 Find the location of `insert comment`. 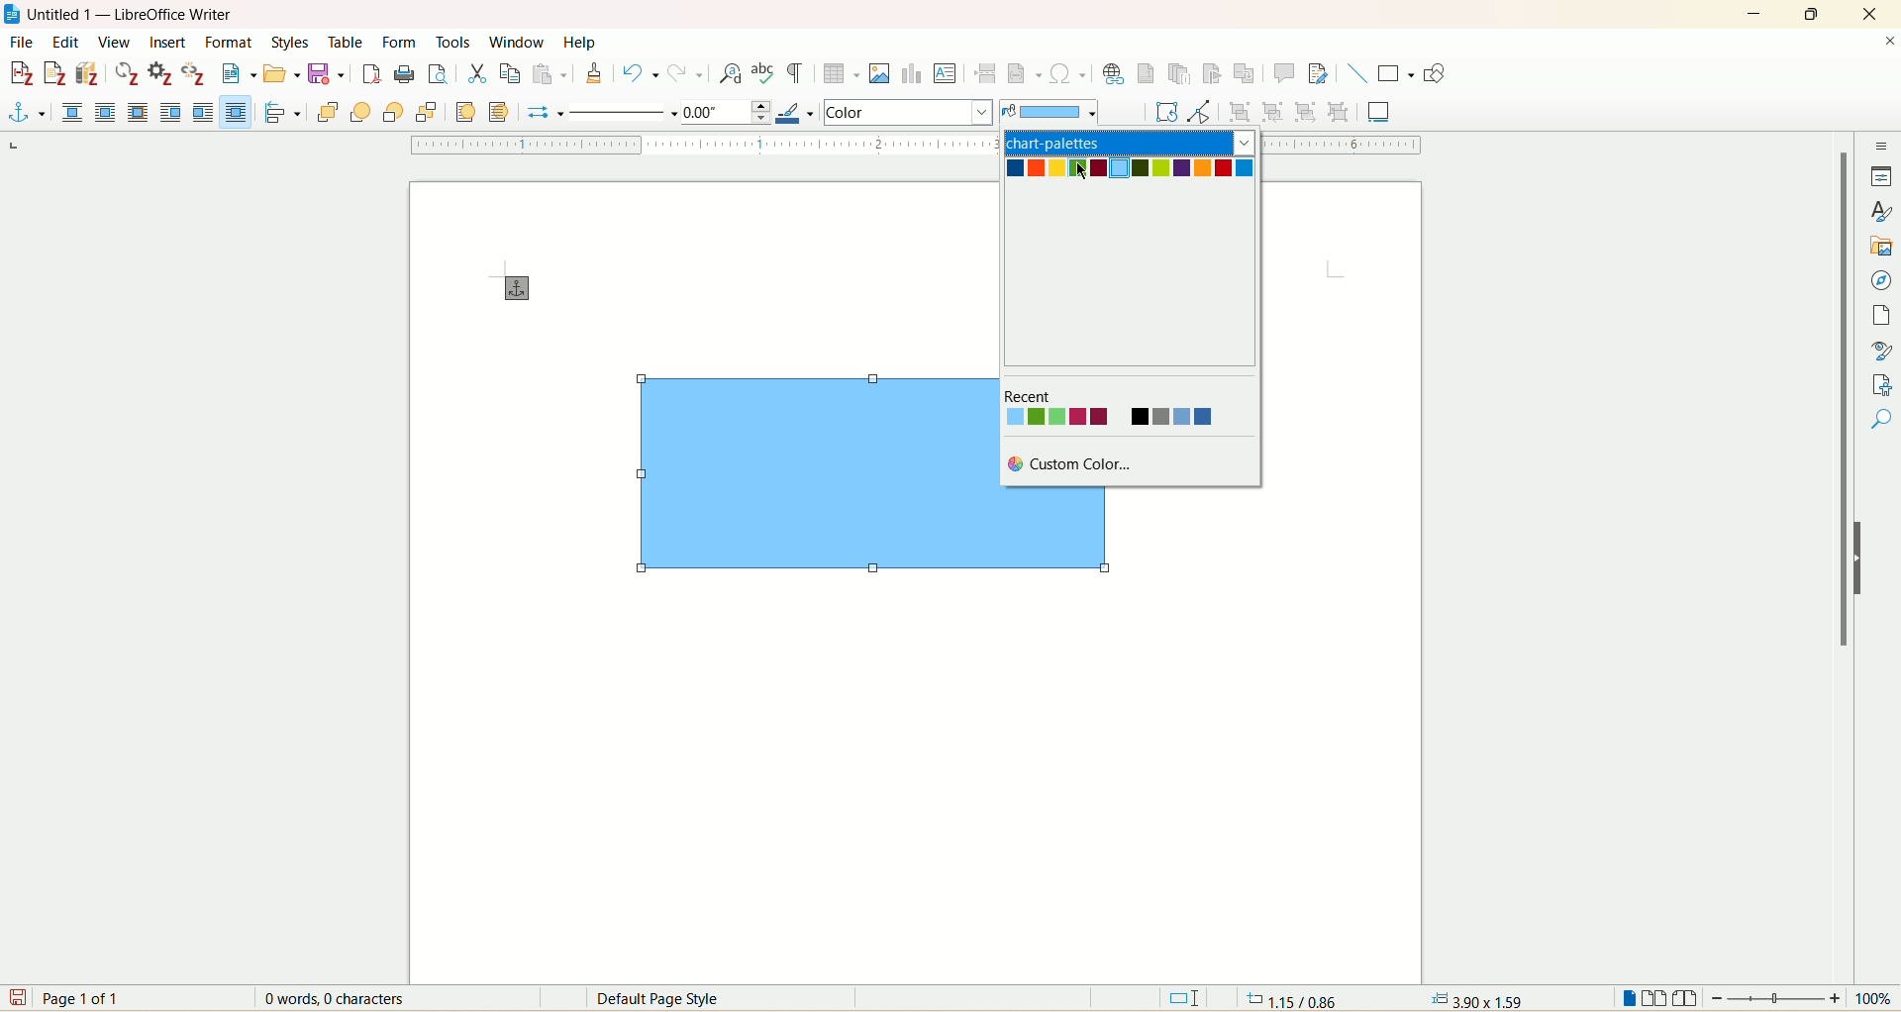

insert comment is located at coordinates (1285, 73).